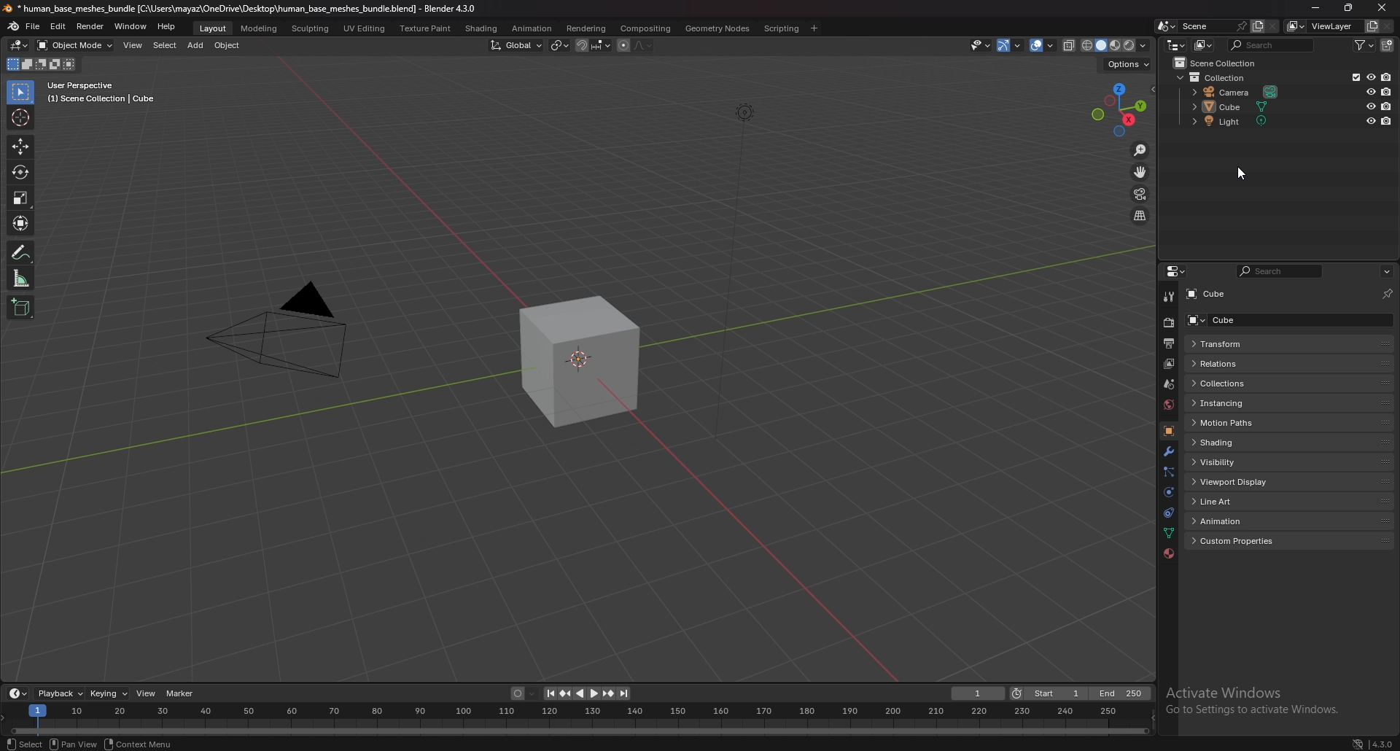 This screenshot has height=751, width=1400. What do you see at coordinates (1370, 77) in the screenshot?
I see `hide in viewport` at bounding box center [1370, 77].